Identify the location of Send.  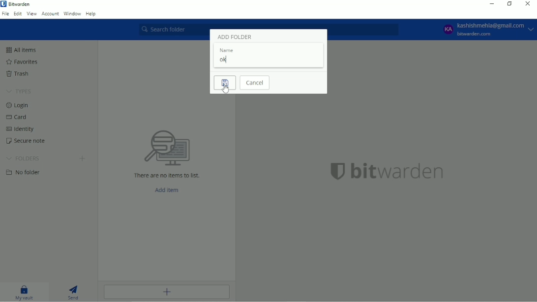
(76, 292).